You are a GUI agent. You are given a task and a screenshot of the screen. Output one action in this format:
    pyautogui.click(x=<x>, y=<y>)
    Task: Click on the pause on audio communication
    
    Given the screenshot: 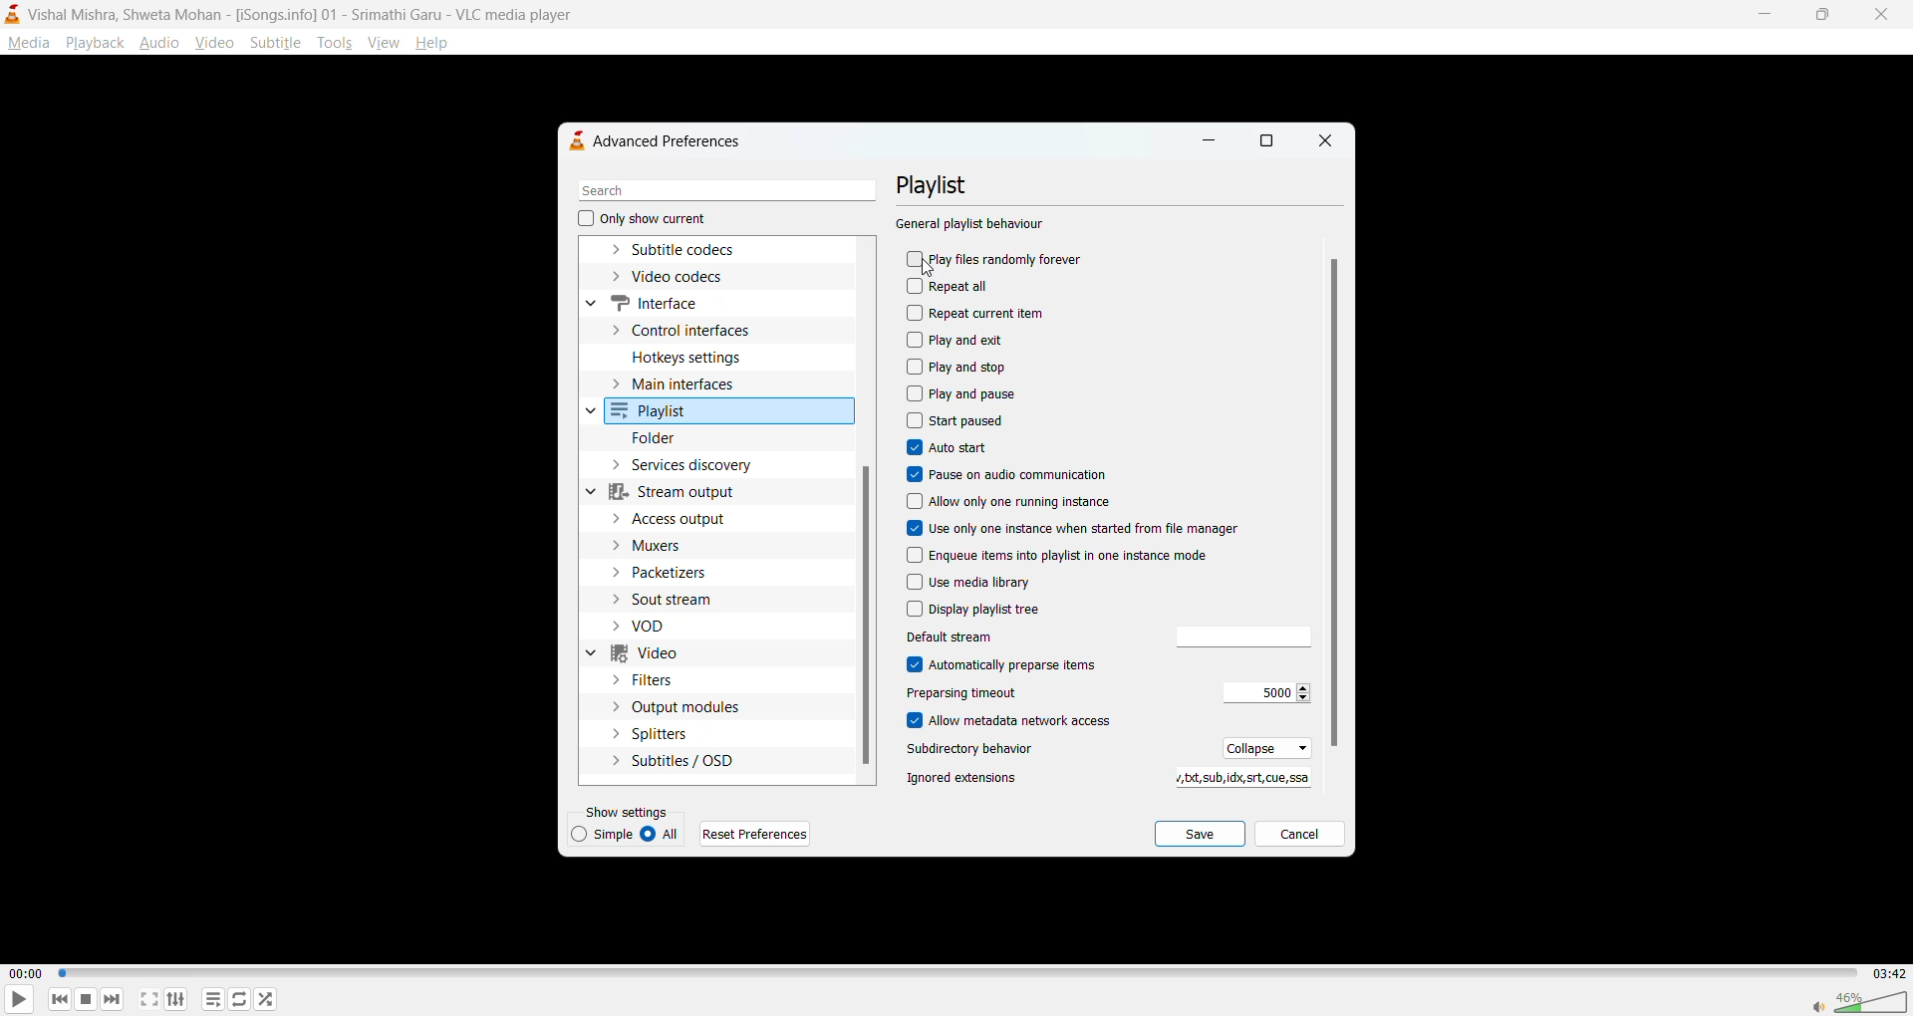 What is the action you would take?
    pyautogui.click(x=1014, y=473)
    